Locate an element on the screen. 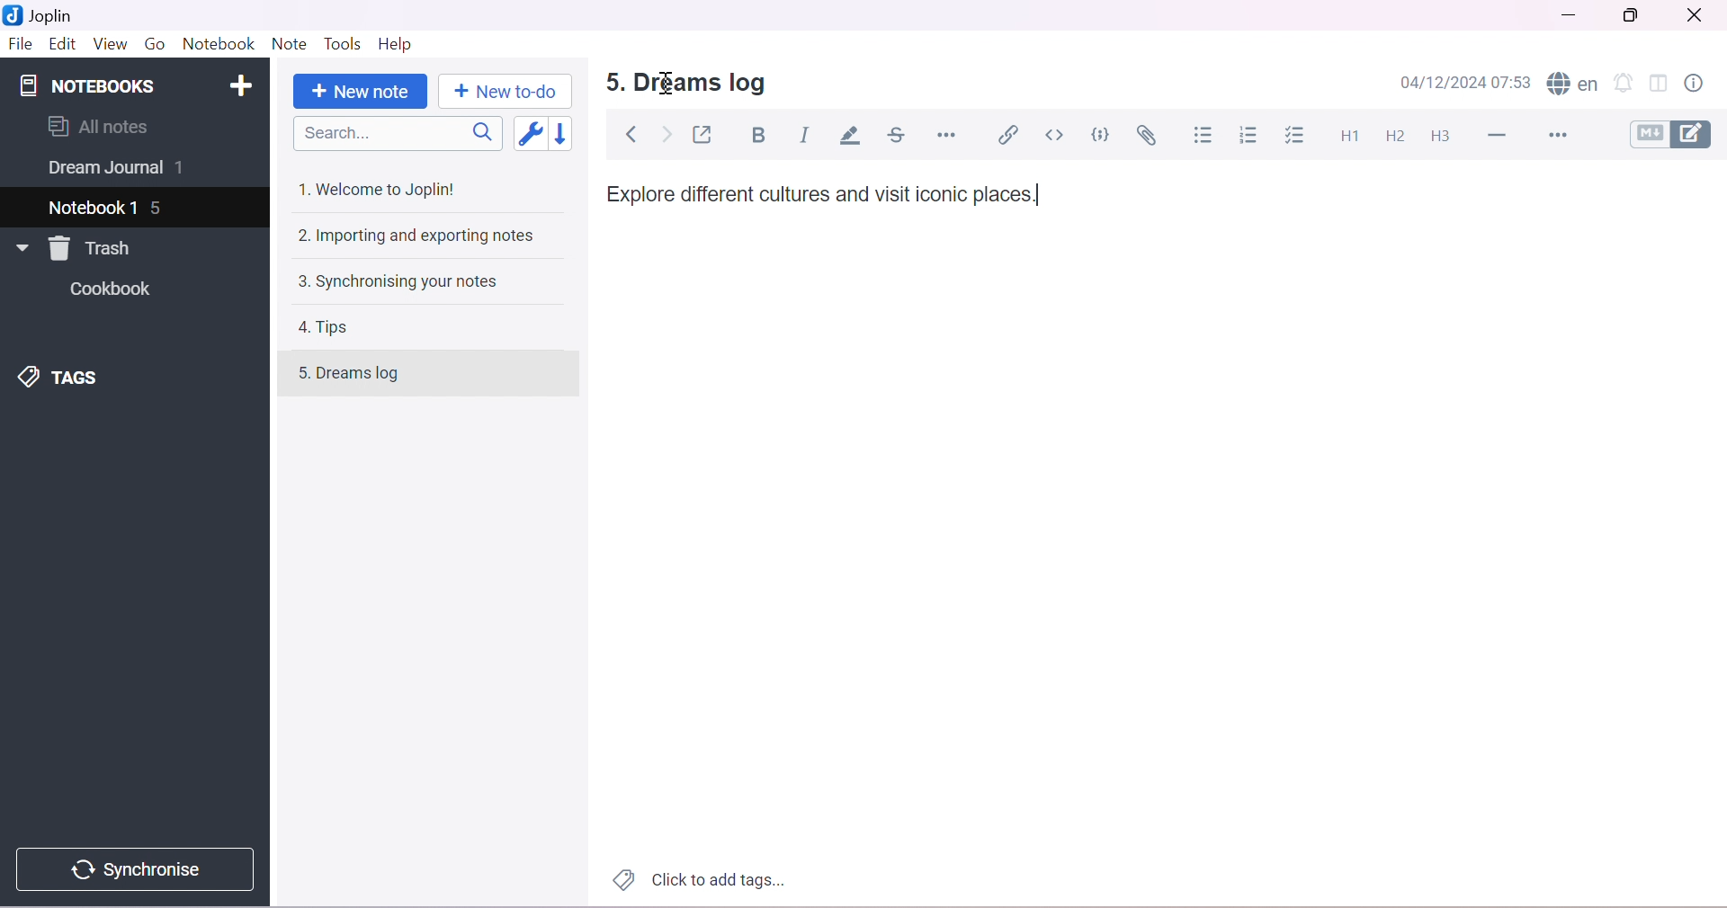 This screenshot has width=1727, height=908. 04/12/2024 07:53 is located at coordinates (1470, 83).